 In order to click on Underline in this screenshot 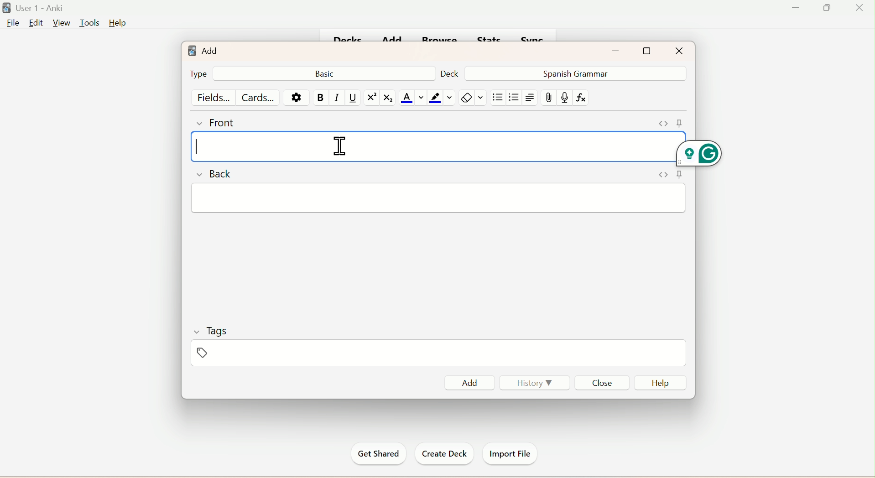, I will do `click(353, 98)`.